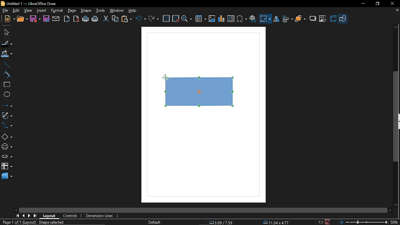 The width and height of the screenshot is (400, 225). I want to click on flip, so click(276, 19).